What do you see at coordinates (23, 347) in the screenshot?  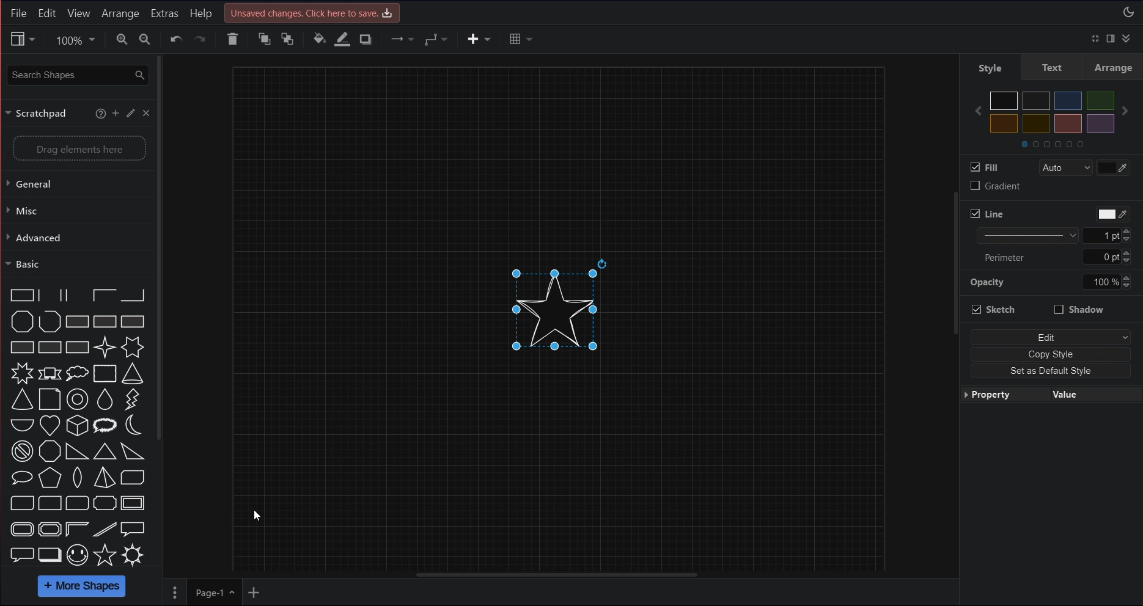 I see `rectangle with horizontal fill` at bounding box center [23, 347].